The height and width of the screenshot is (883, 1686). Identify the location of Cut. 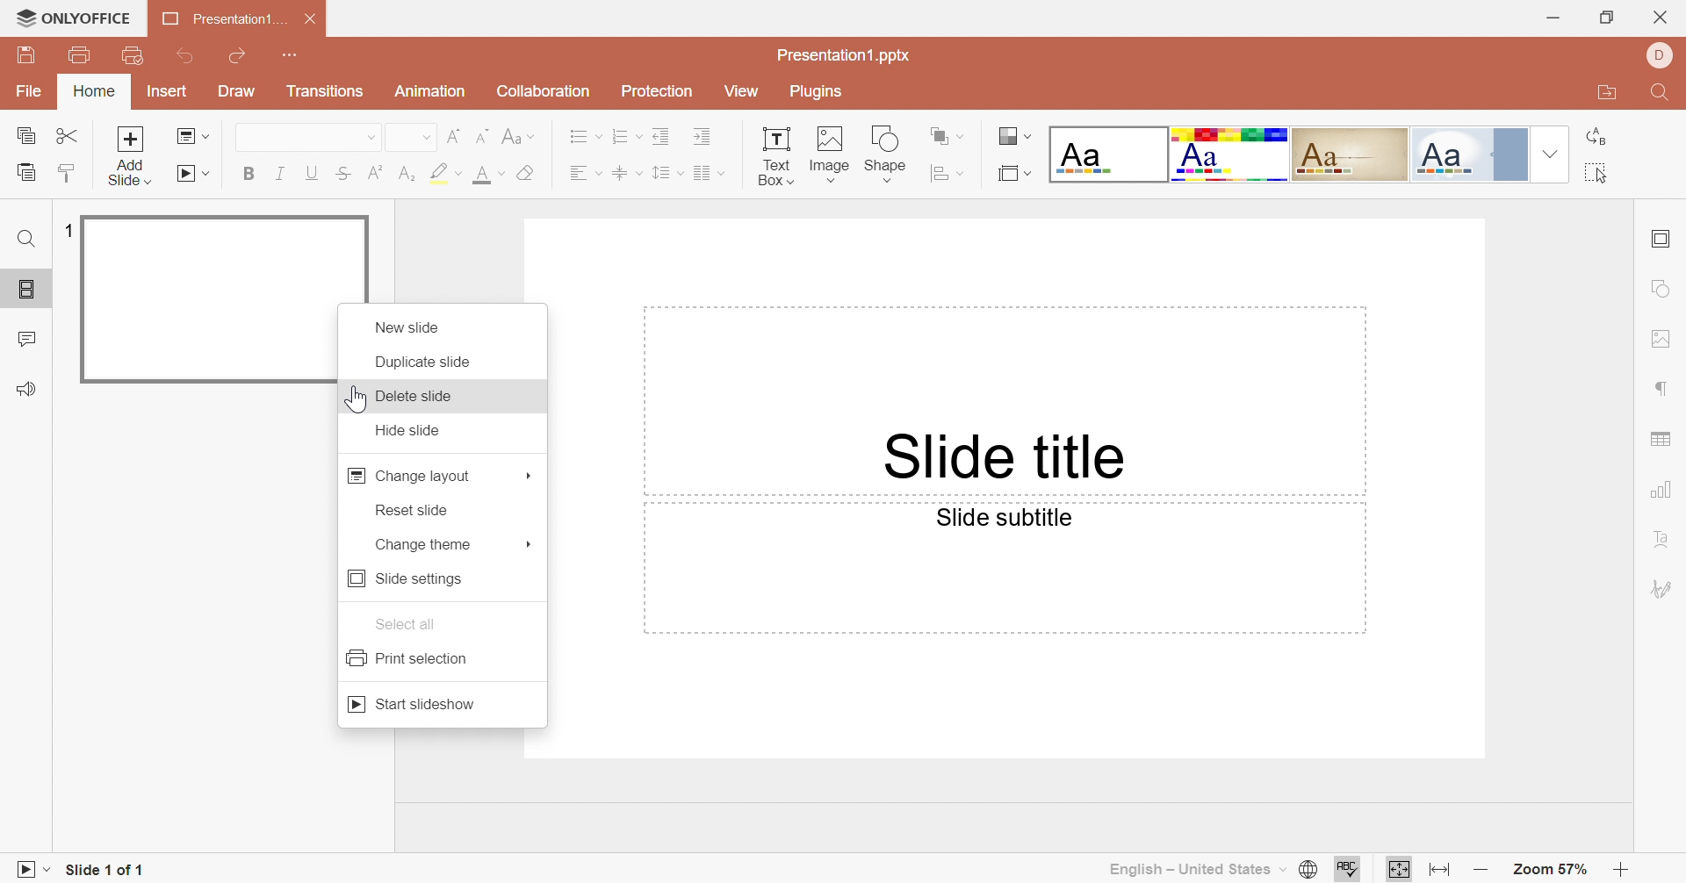
(69, 135).